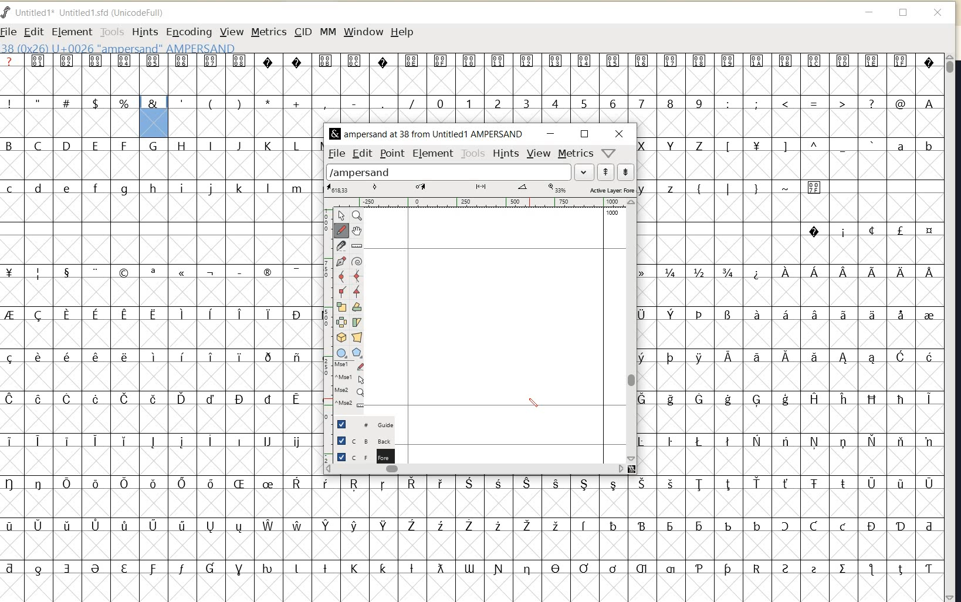  I want to click on perform a perspective transformation on the selection, so click(356, 338).